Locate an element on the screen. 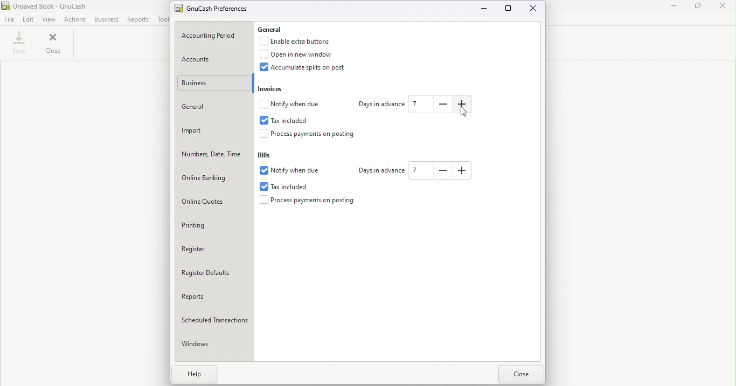 The width and height of the screenshot is (736, 386). Invoices is located at coordinates (272, 88).